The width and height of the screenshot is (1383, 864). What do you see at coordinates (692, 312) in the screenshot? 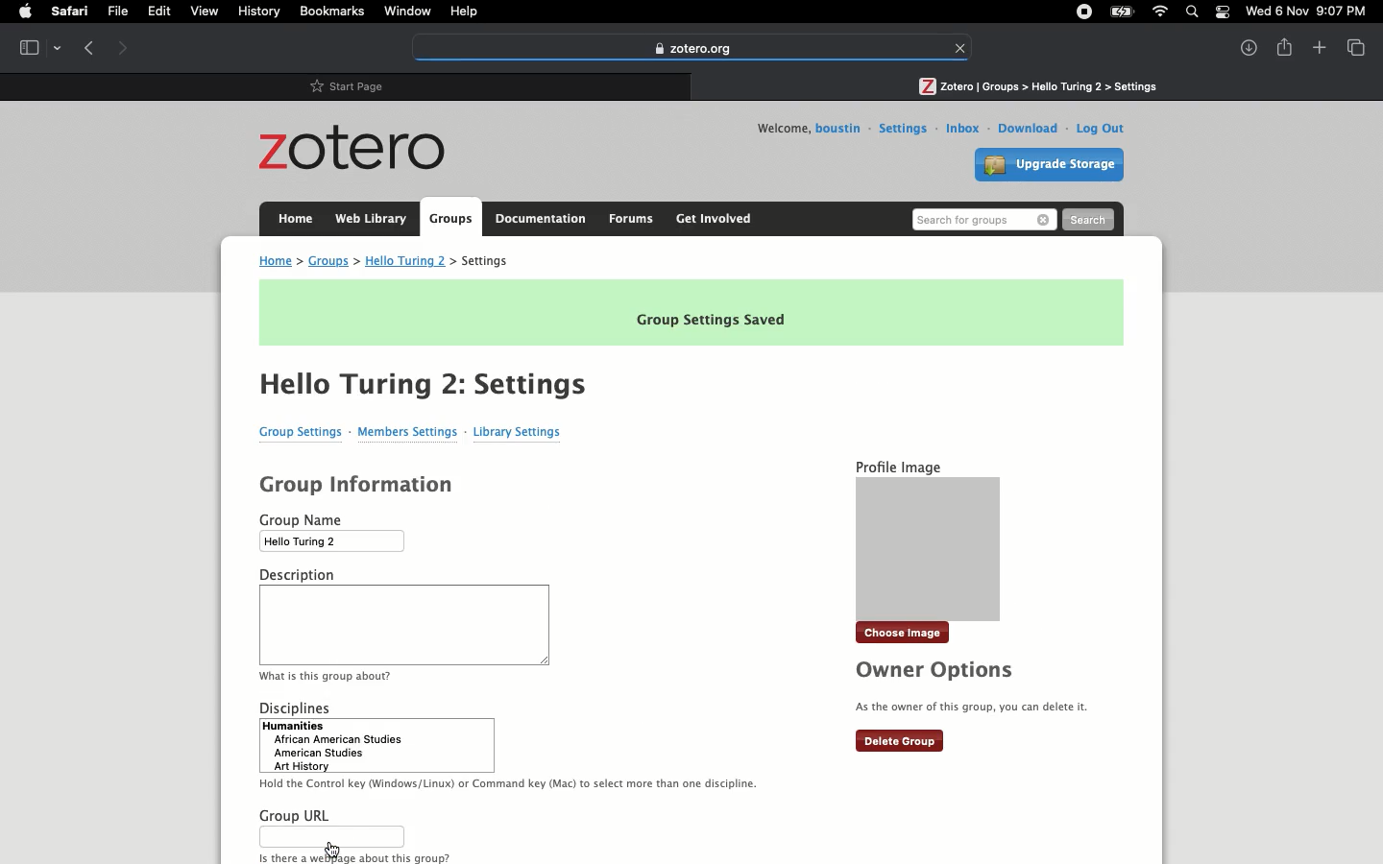
I see `Group settings save` at bounding box center [692, 312].